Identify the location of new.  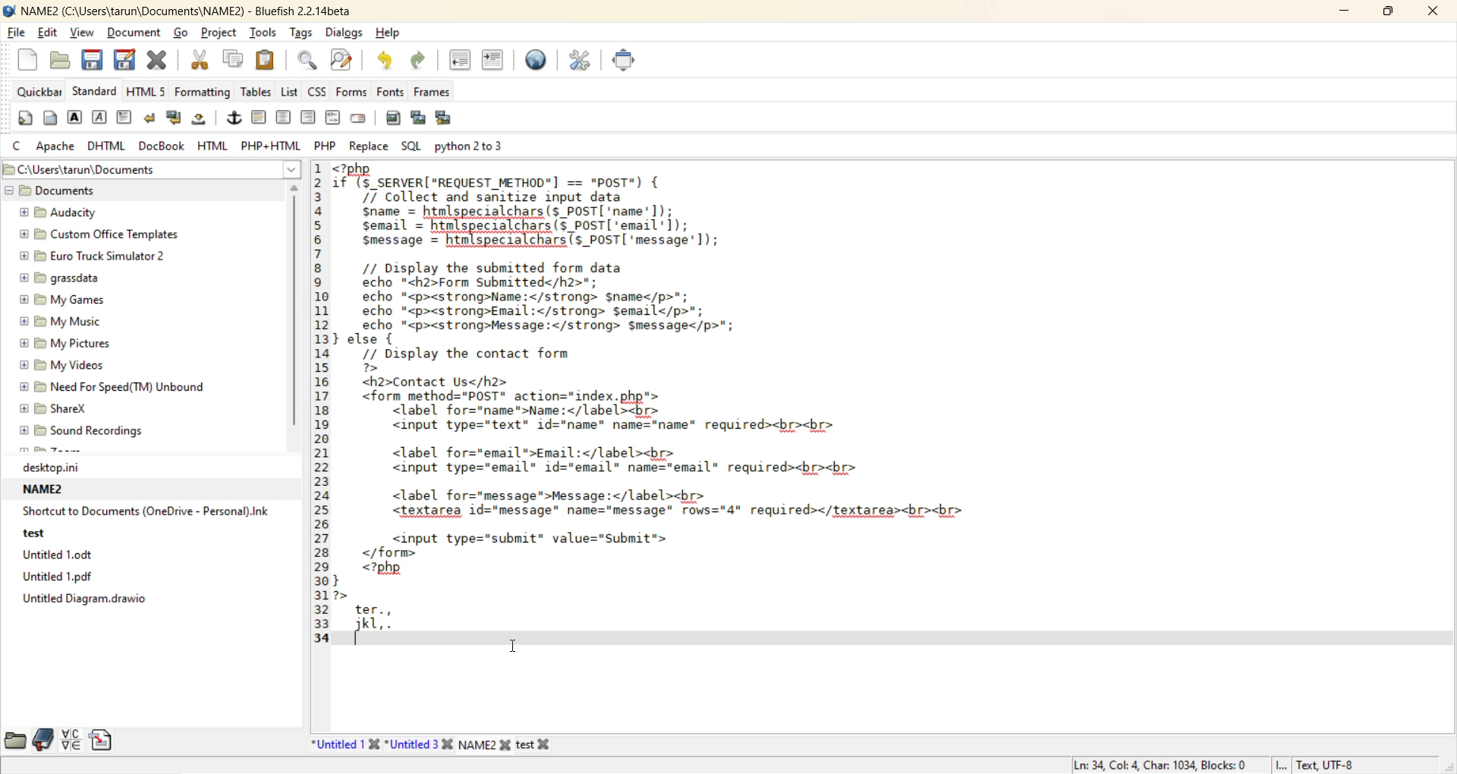
(30, 58).